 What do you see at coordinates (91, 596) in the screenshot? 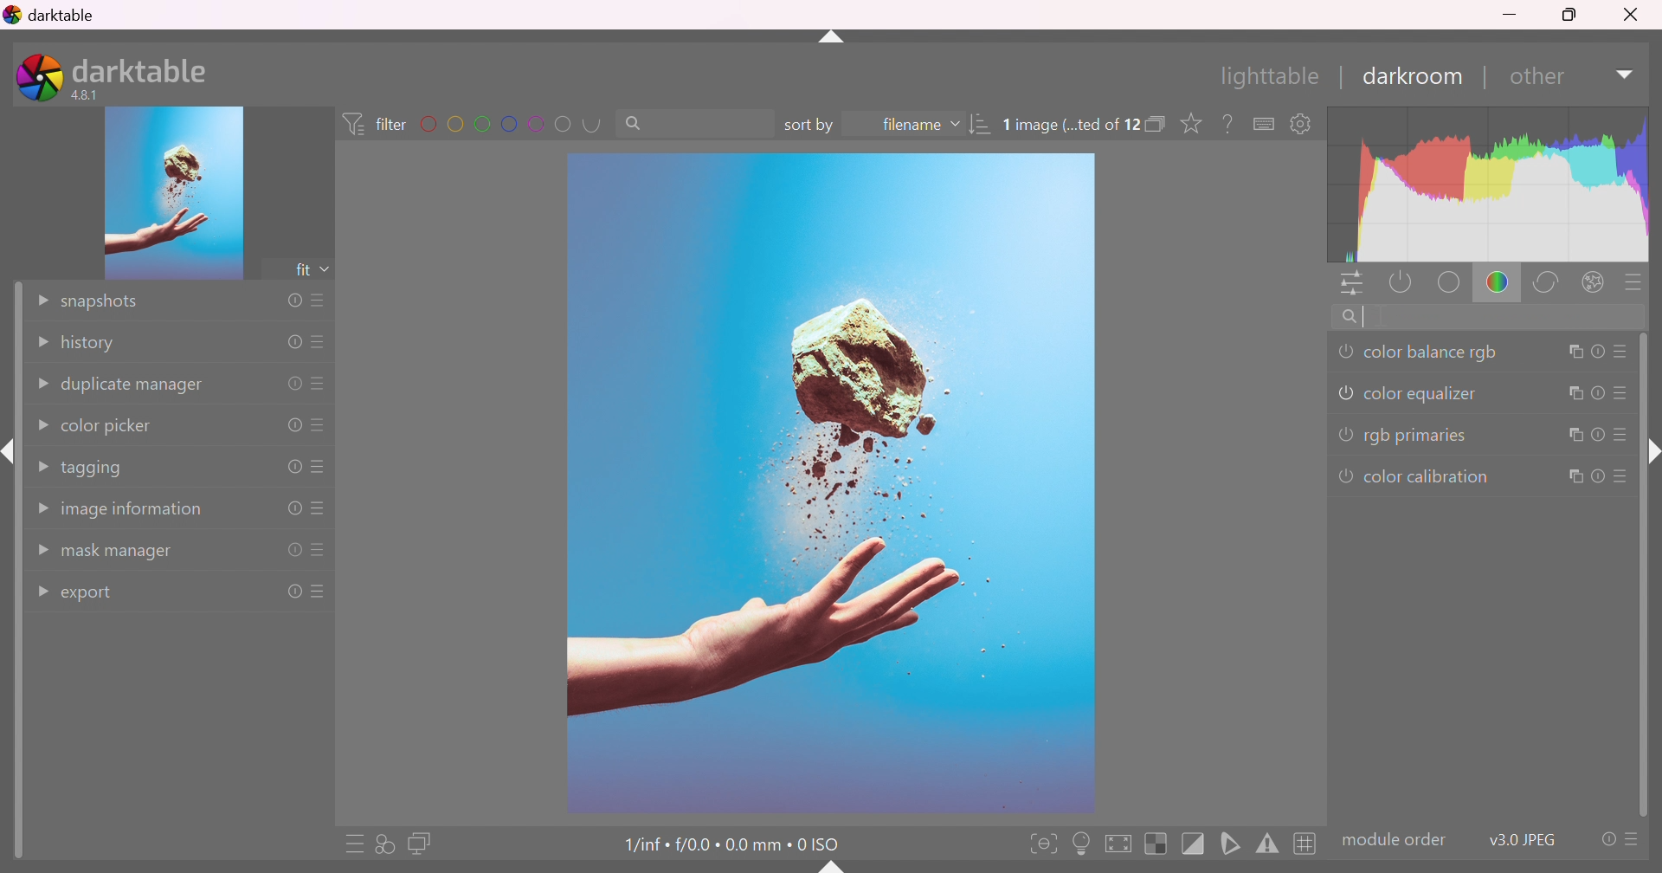
I see `export` at bounding box center [91, 596].